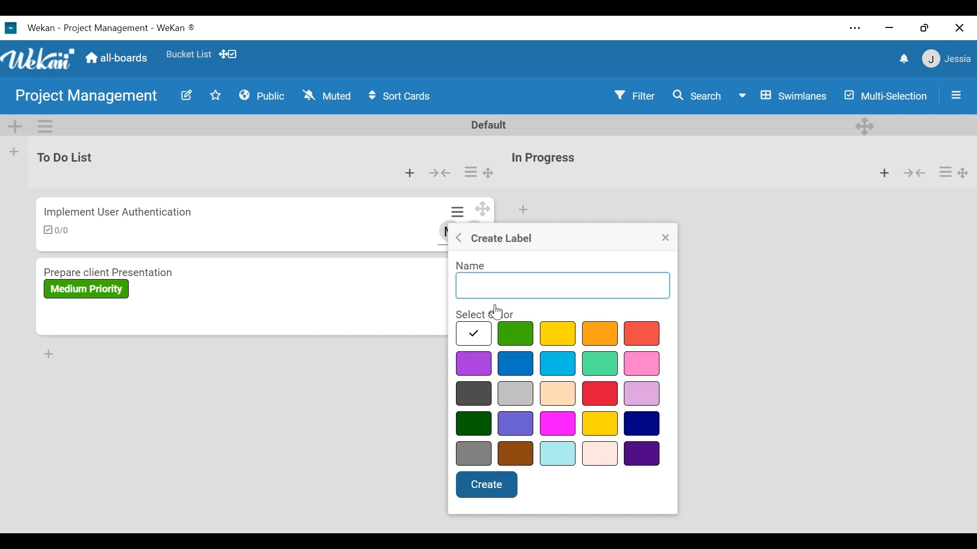  Describe the element at coordinates (15, 125) in the screenshot. I see `Add Swimlane` at that location.